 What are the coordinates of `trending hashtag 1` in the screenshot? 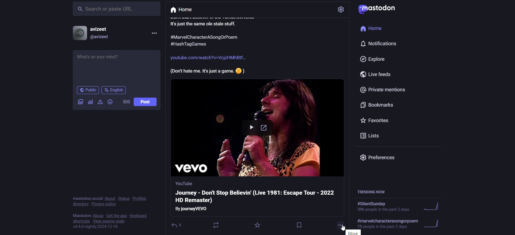 It's located at (398, 207).